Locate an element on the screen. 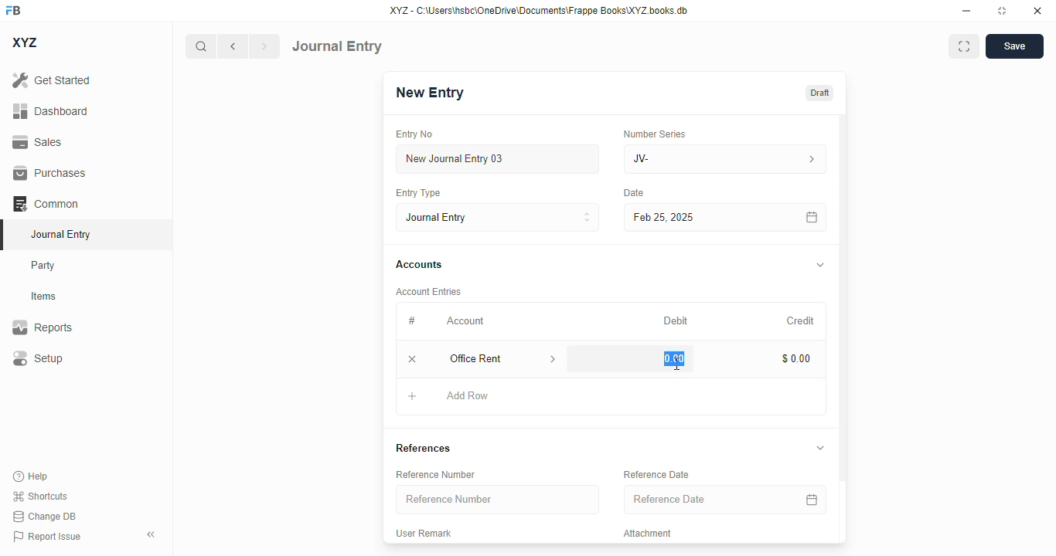  sales is located at coordinates (39, 143).